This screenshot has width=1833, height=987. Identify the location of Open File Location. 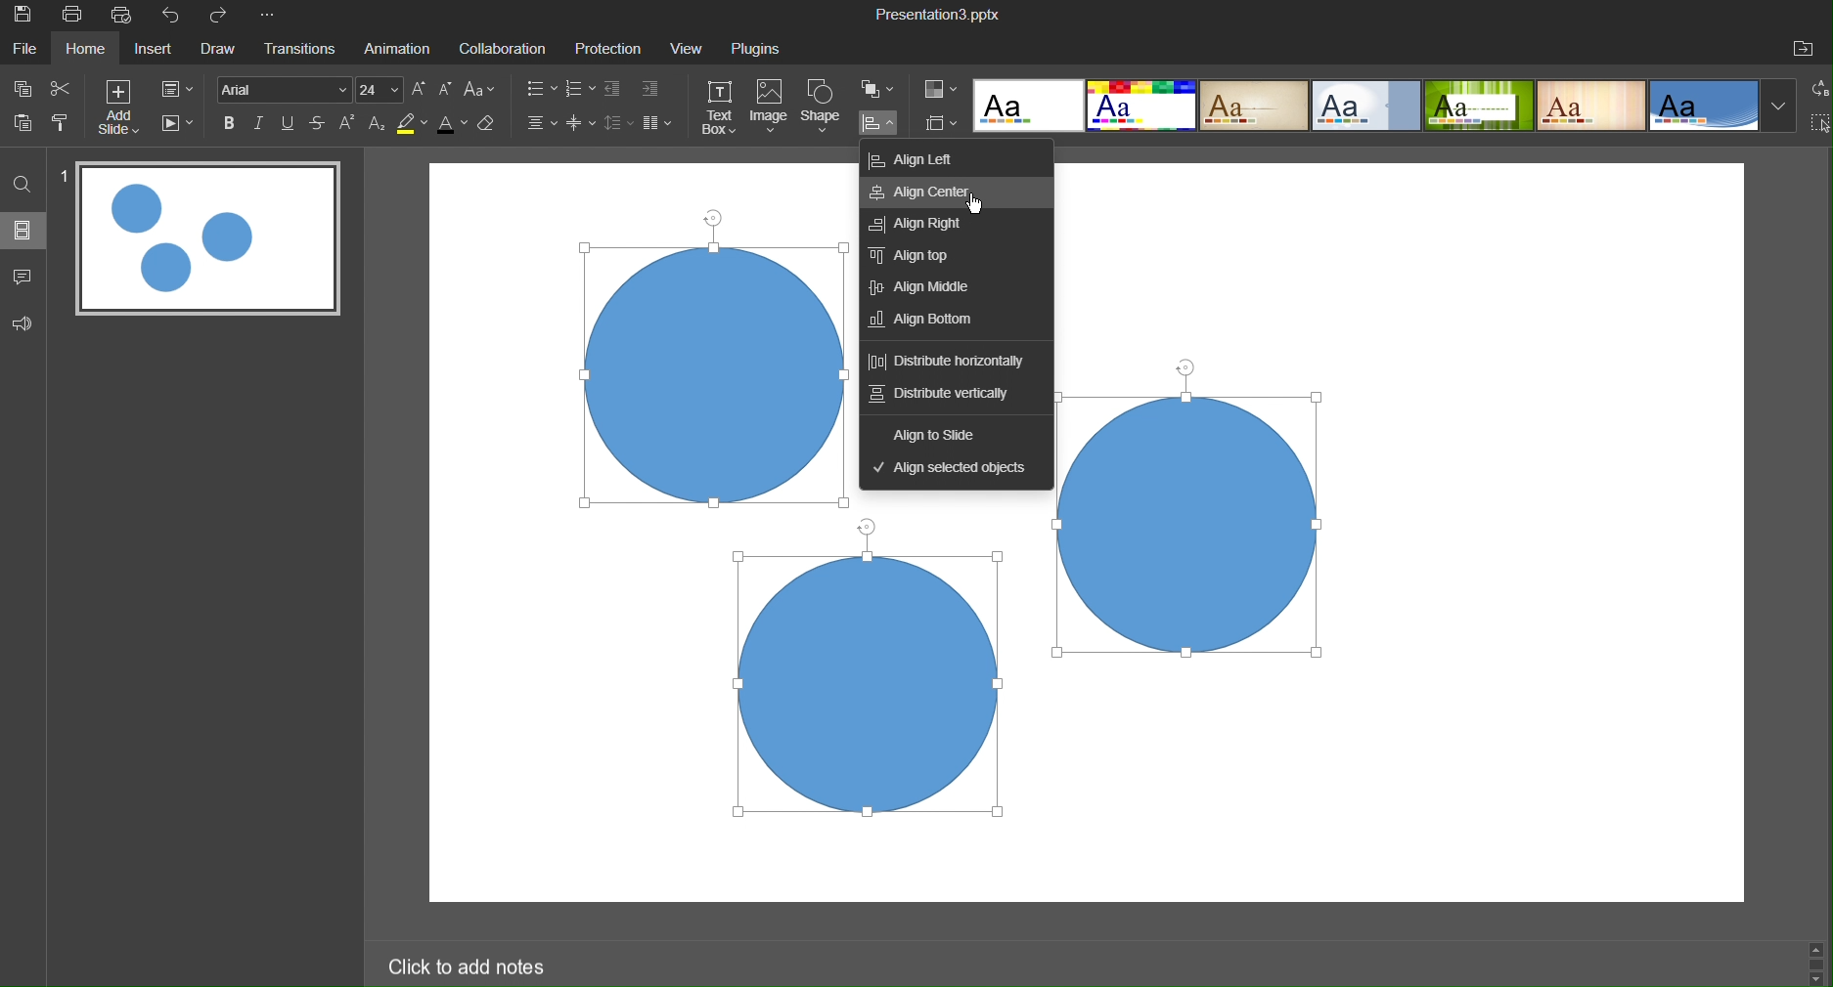
(1807, 48).